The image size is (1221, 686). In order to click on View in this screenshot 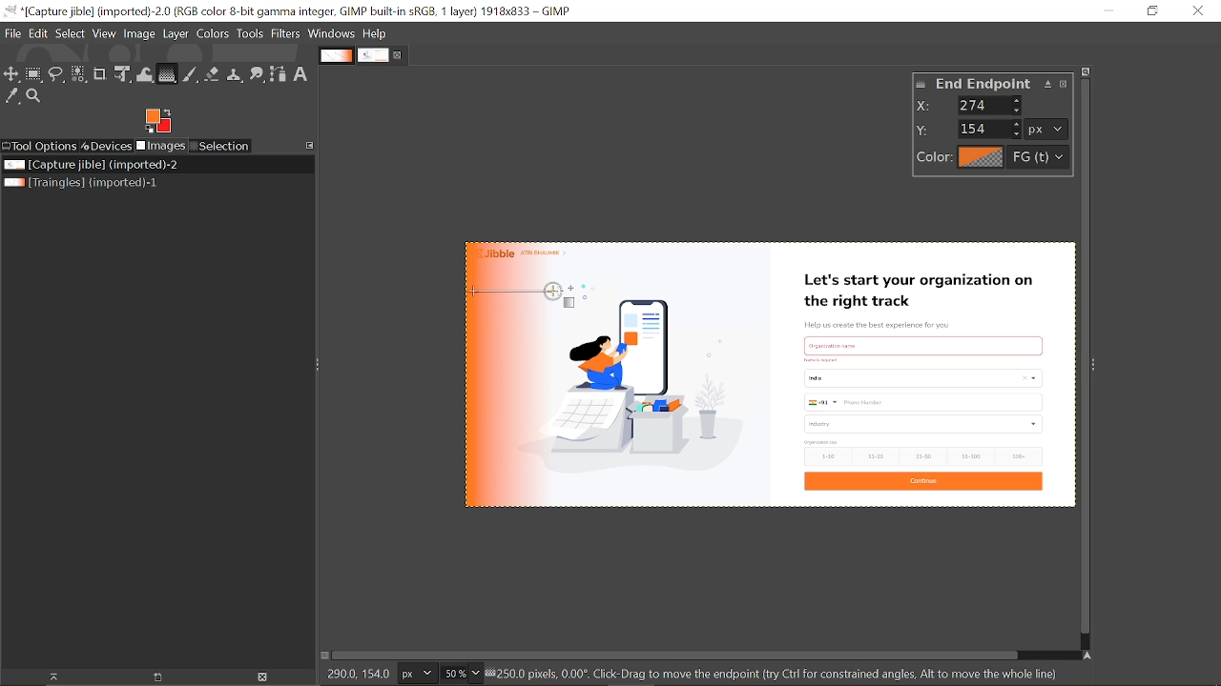, I will do `click(105, 33)`.